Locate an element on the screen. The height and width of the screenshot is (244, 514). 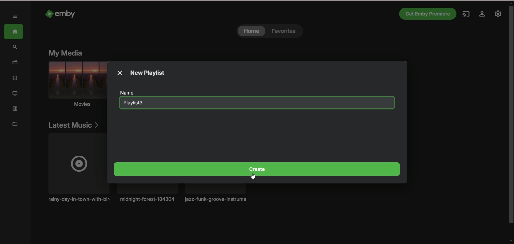
my media is located at coordinates (66, 53).